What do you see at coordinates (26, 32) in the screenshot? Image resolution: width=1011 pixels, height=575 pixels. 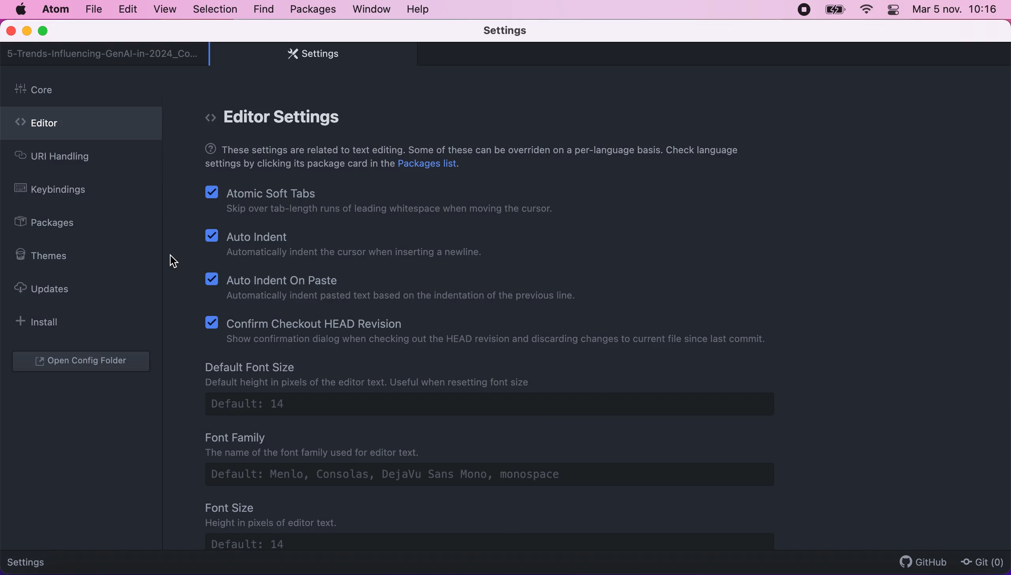 I see `minimize` at bounding box center [26, 32].